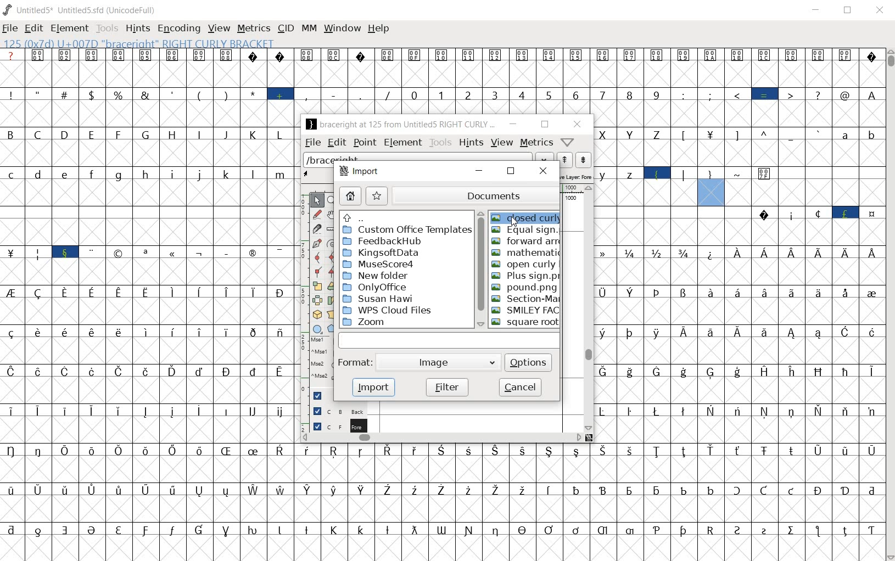 The image size is (895, 561). What do you see at coordinates (137, 43) in the screenshot?
I see `125 (0X7b) U+007D "braceright" RIGHT CURLY BRACKET` at bounding box center [137, 43].